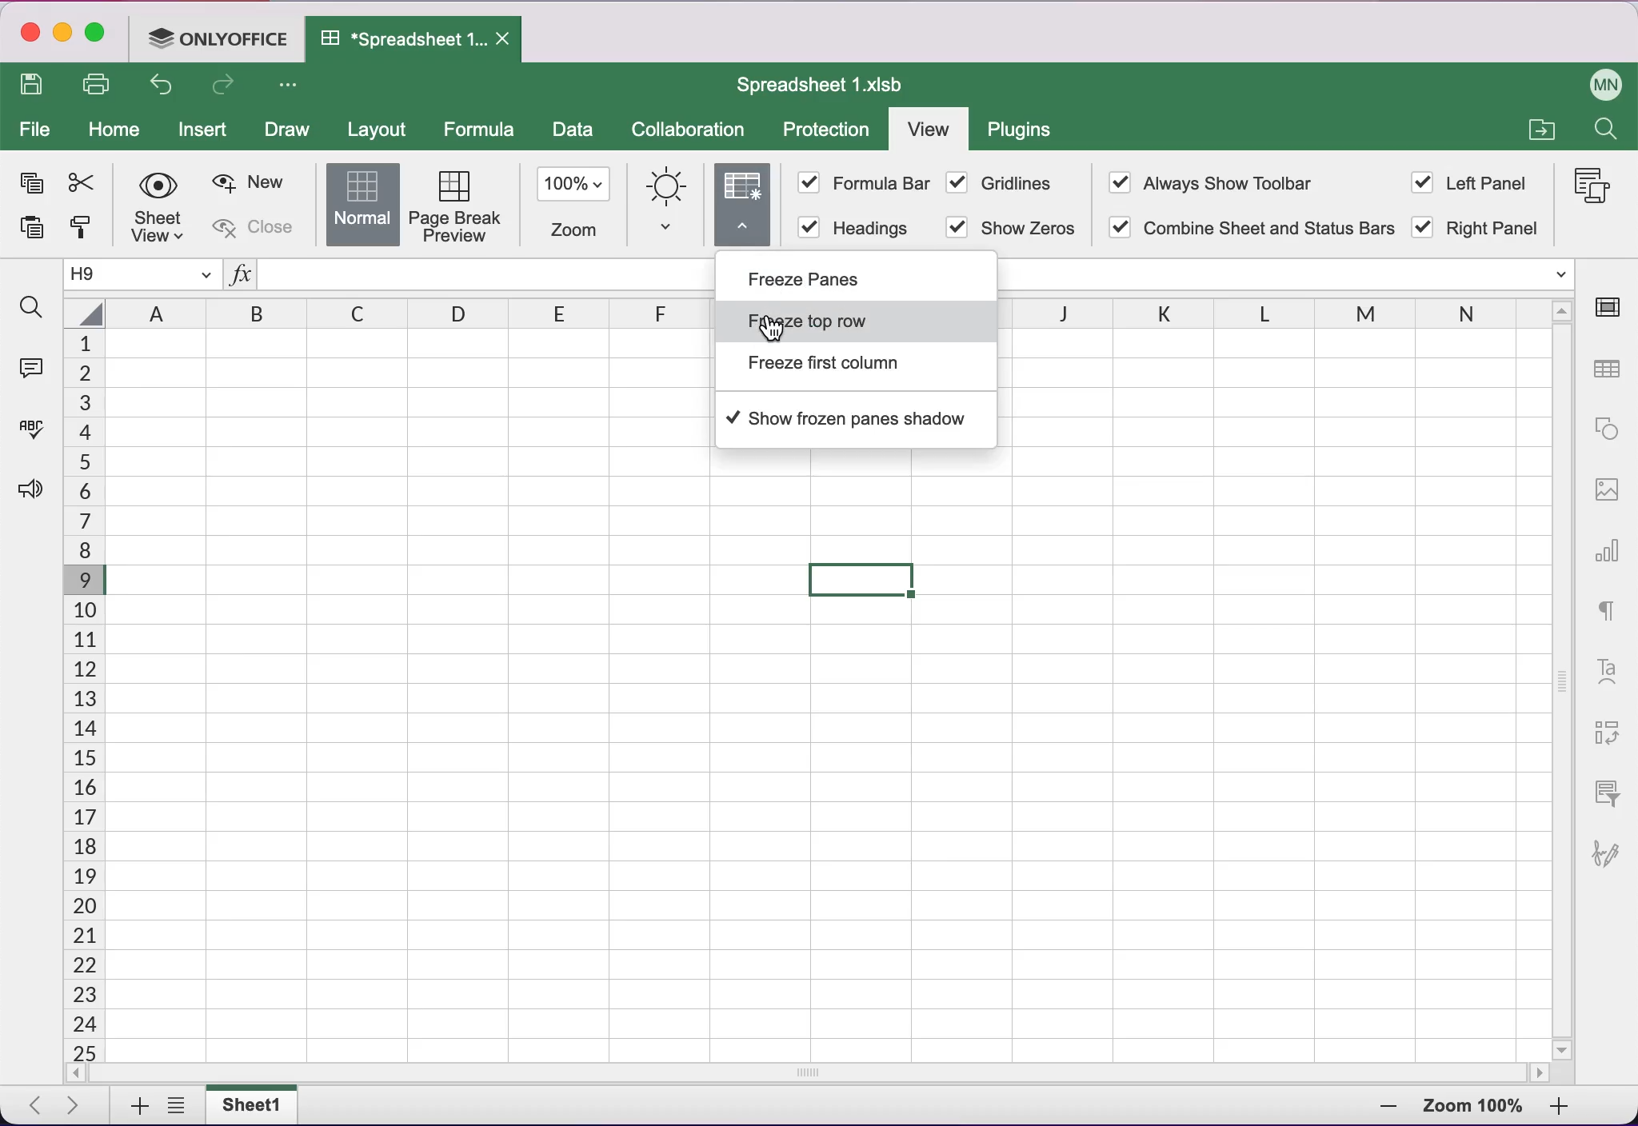  I want to click on left panel, so click(1475, 183).